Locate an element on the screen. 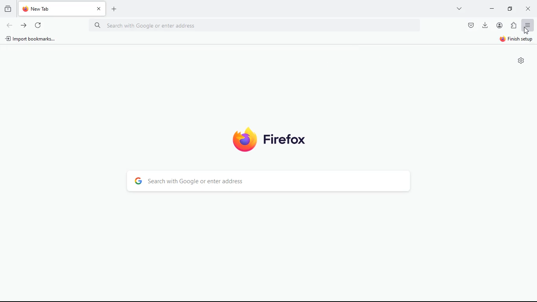 The width and height of the screenshot is (537, 302). historic is located at coordinates (9, 8).